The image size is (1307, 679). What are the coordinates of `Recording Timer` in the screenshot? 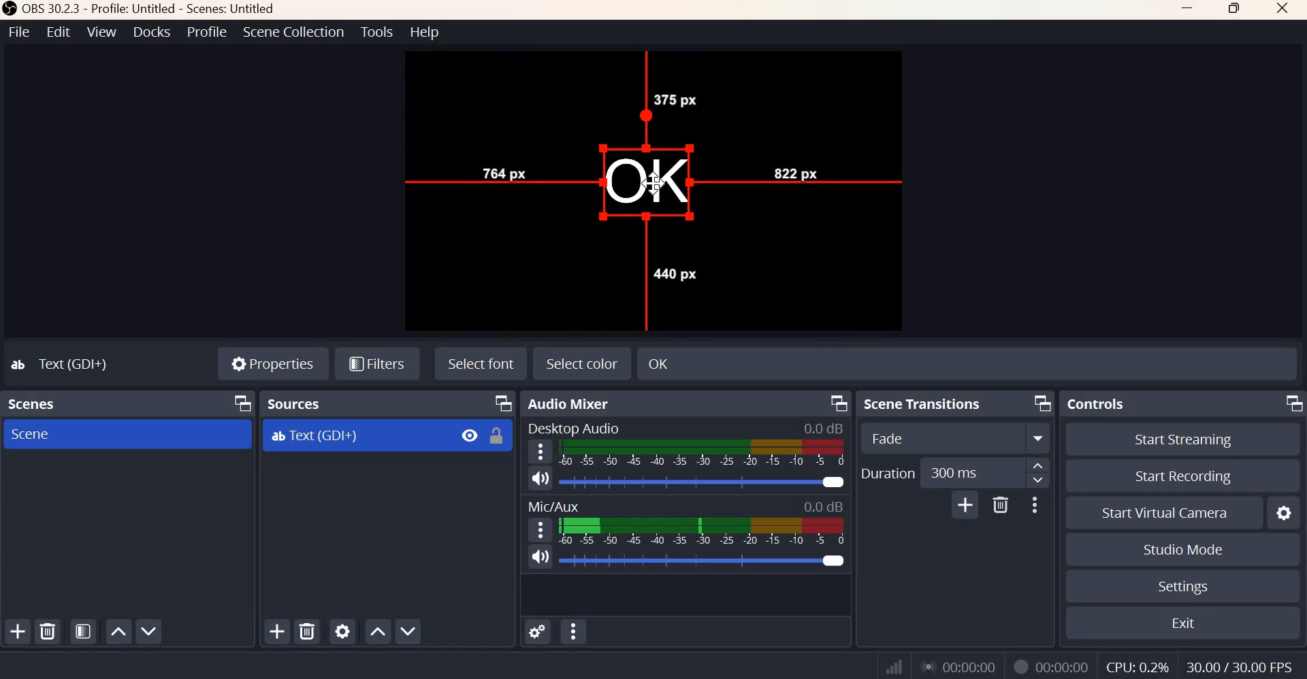 It's located at (1065, 665).